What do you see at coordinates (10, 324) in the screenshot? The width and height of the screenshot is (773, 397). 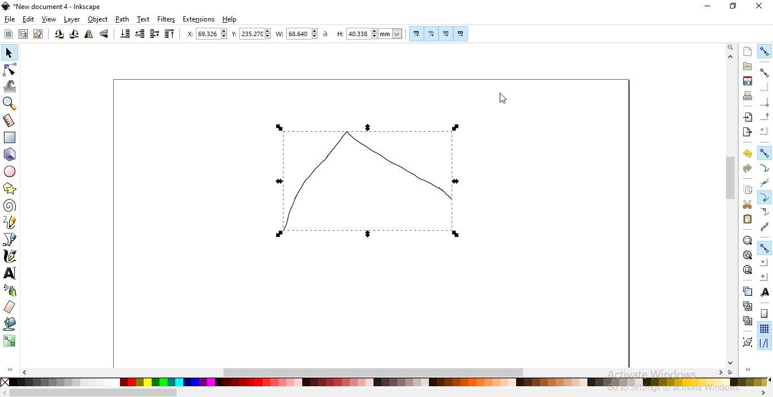 I see `fill bounded areas` at bounding box center [10, 324].